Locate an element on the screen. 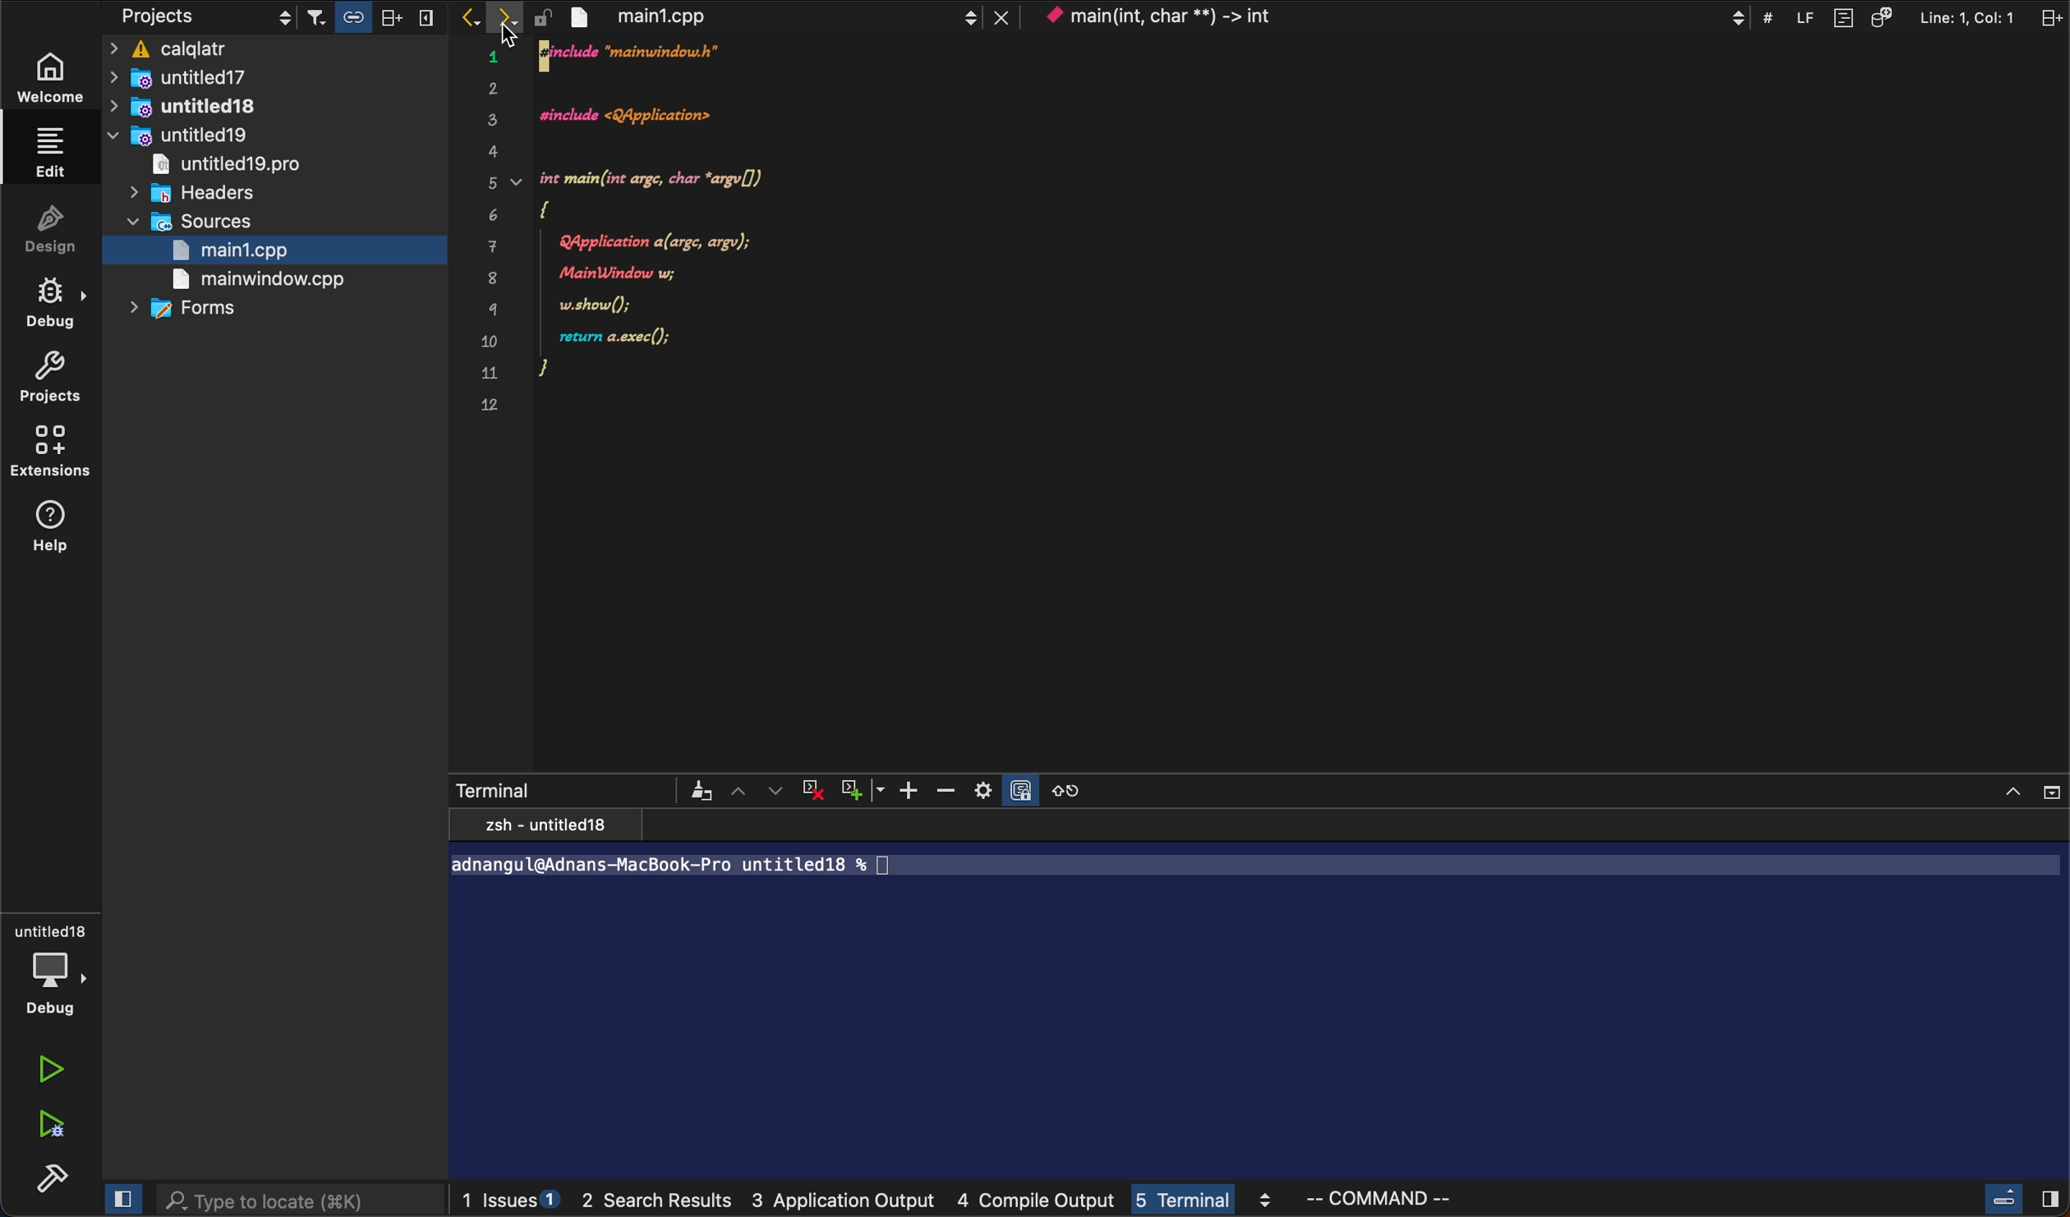 This screenshot has width=2070, height=1217. issues is located at coordinates (509, 1201).